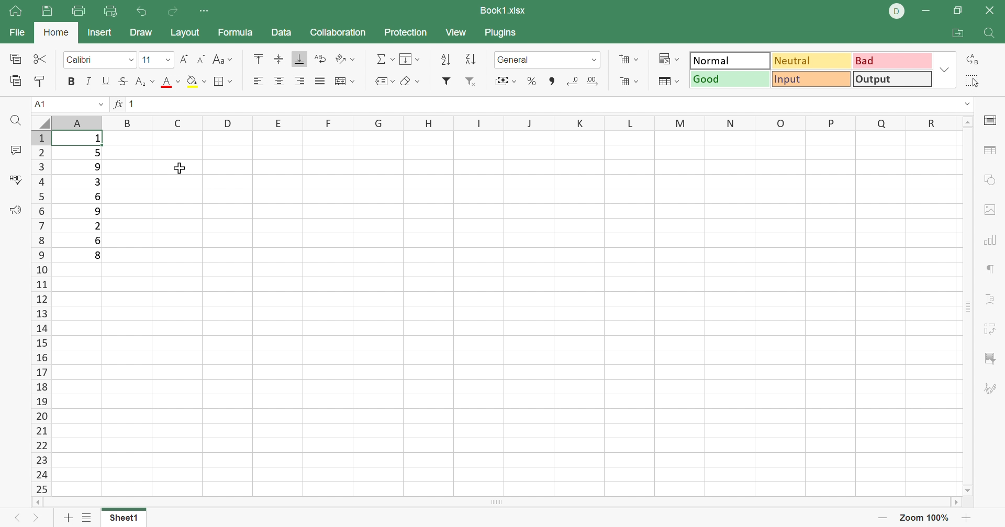 Image resolution: width=1005 pixels, height=527 pixels. I want to click on 6, so click(96, 197).